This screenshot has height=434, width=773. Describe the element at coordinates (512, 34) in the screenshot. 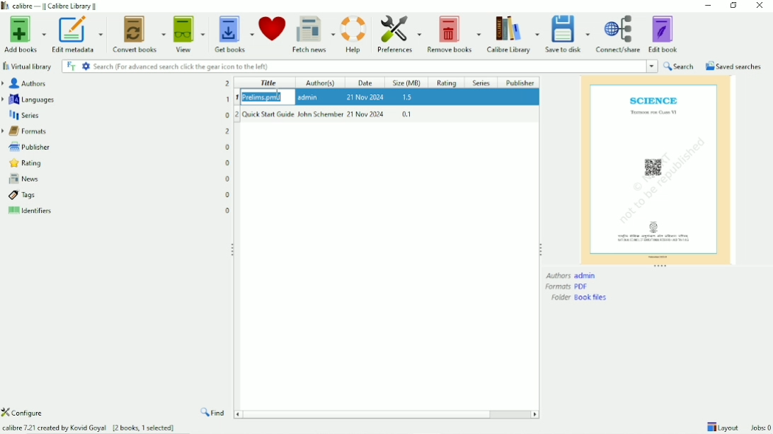

I see `Calibre Library` at that location.